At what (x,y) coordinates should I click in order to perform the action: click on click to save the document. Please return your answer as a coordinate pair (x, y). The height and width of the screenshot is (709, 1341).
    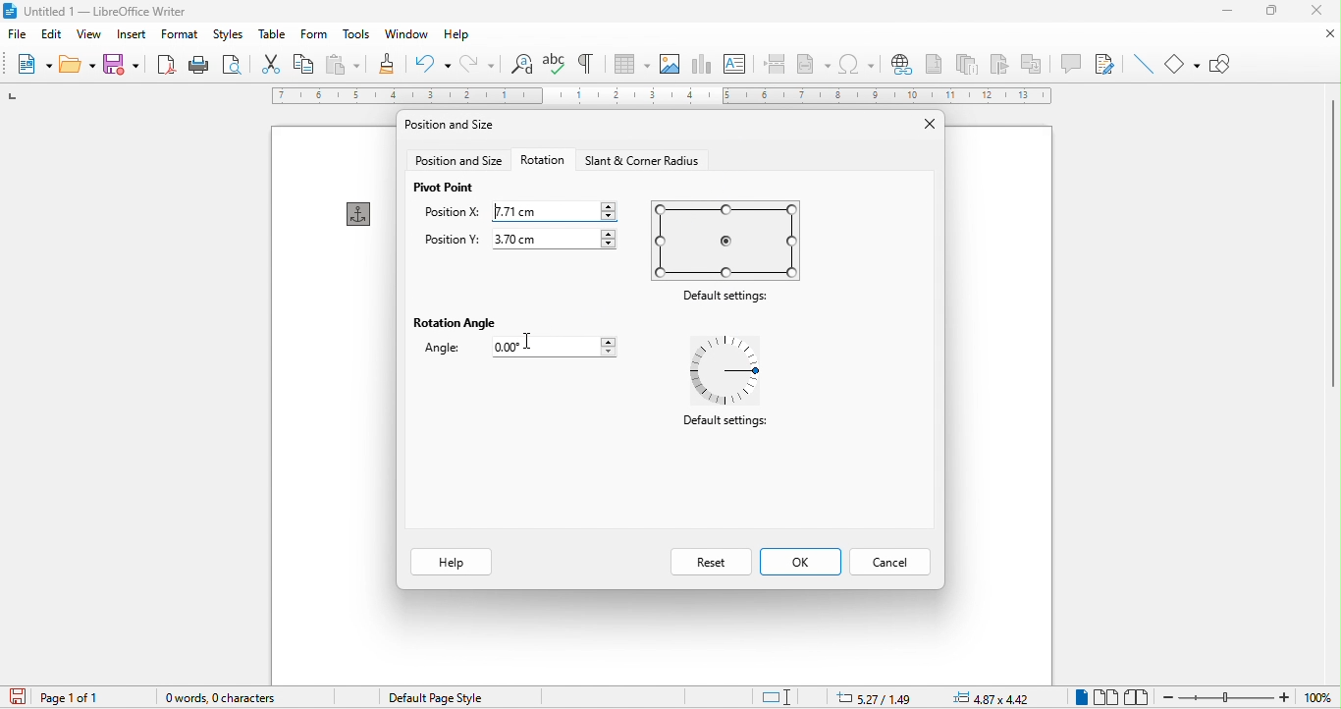
    Looking at the image, I should click on (16, 697).